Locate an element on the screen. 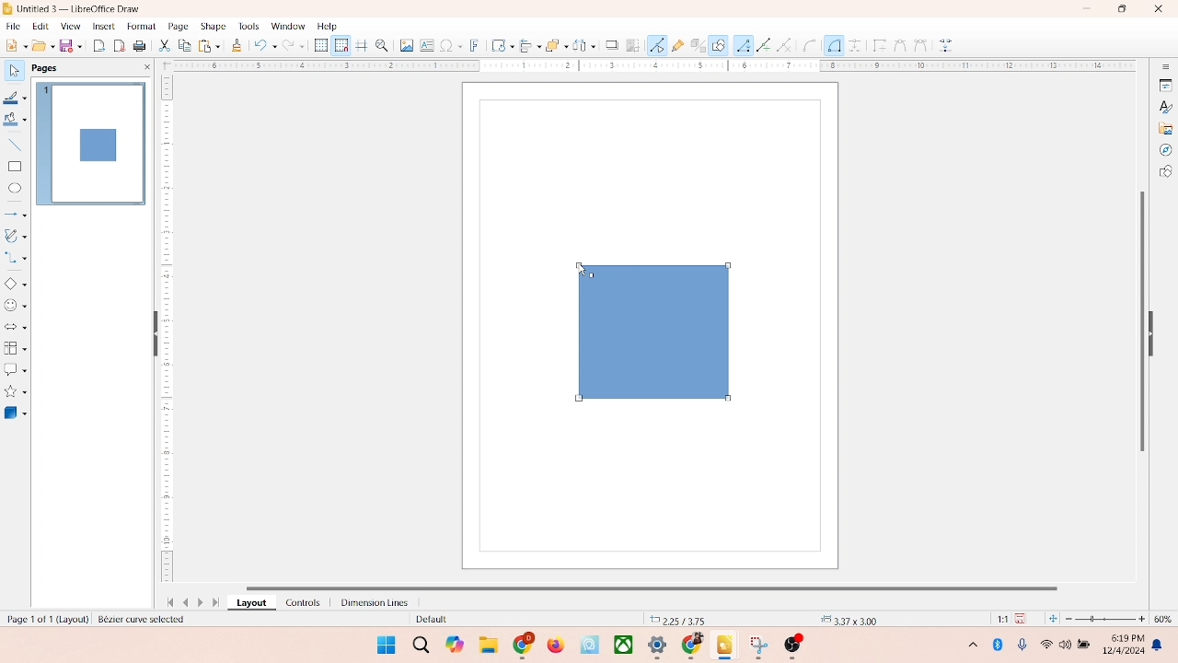 The width and height of the screenshot is (1178, 663). image is located at coordinates (404, 45).